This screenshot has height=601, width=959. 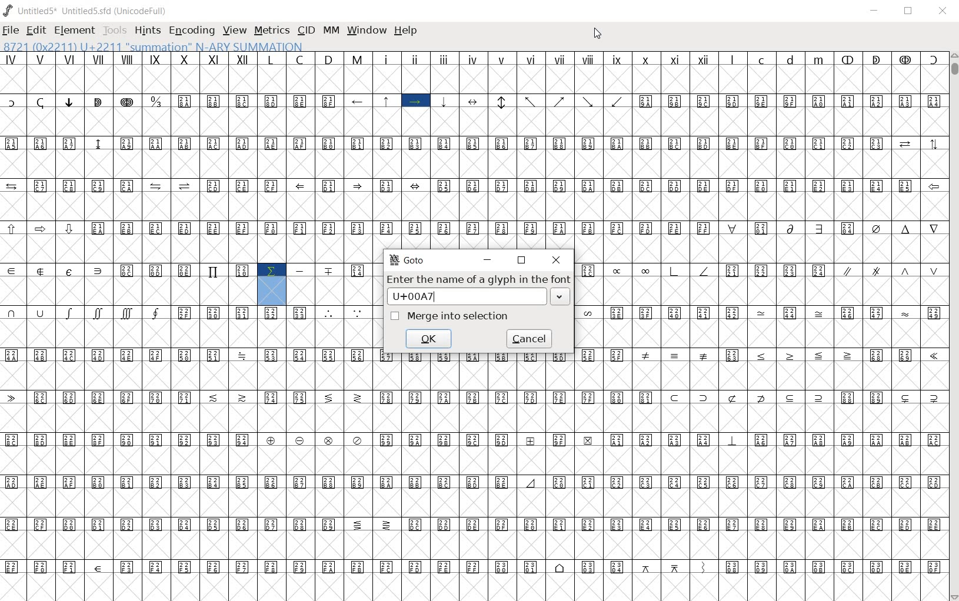 I want to click on empty cells, so click(x=333, y=290).